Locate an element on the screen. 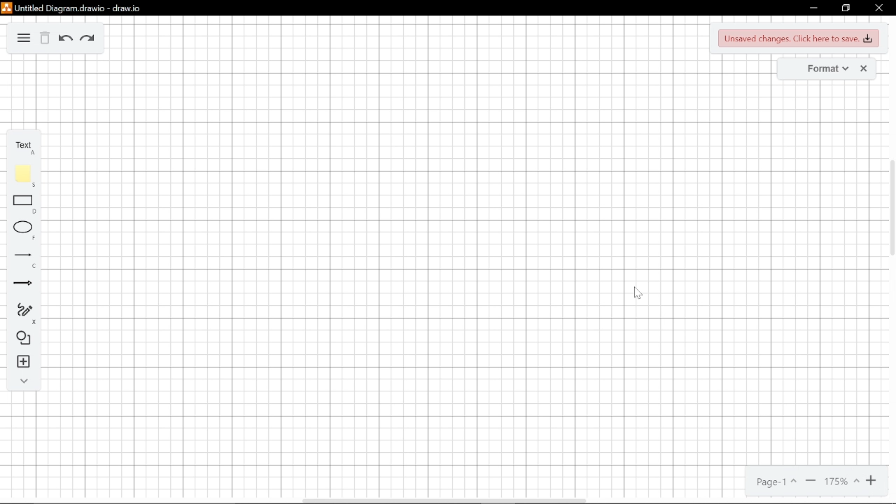 This screenshot has width=896, height=504. note is located at coordinates (20, 178).